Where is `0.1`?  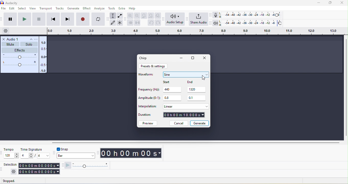
0.1 is located at coordinates (197, 98).